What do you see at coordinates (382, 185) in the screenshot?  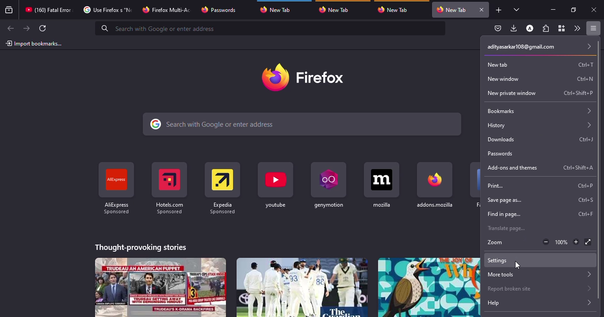 I see `shortcut` at bounding box center [382, 185].